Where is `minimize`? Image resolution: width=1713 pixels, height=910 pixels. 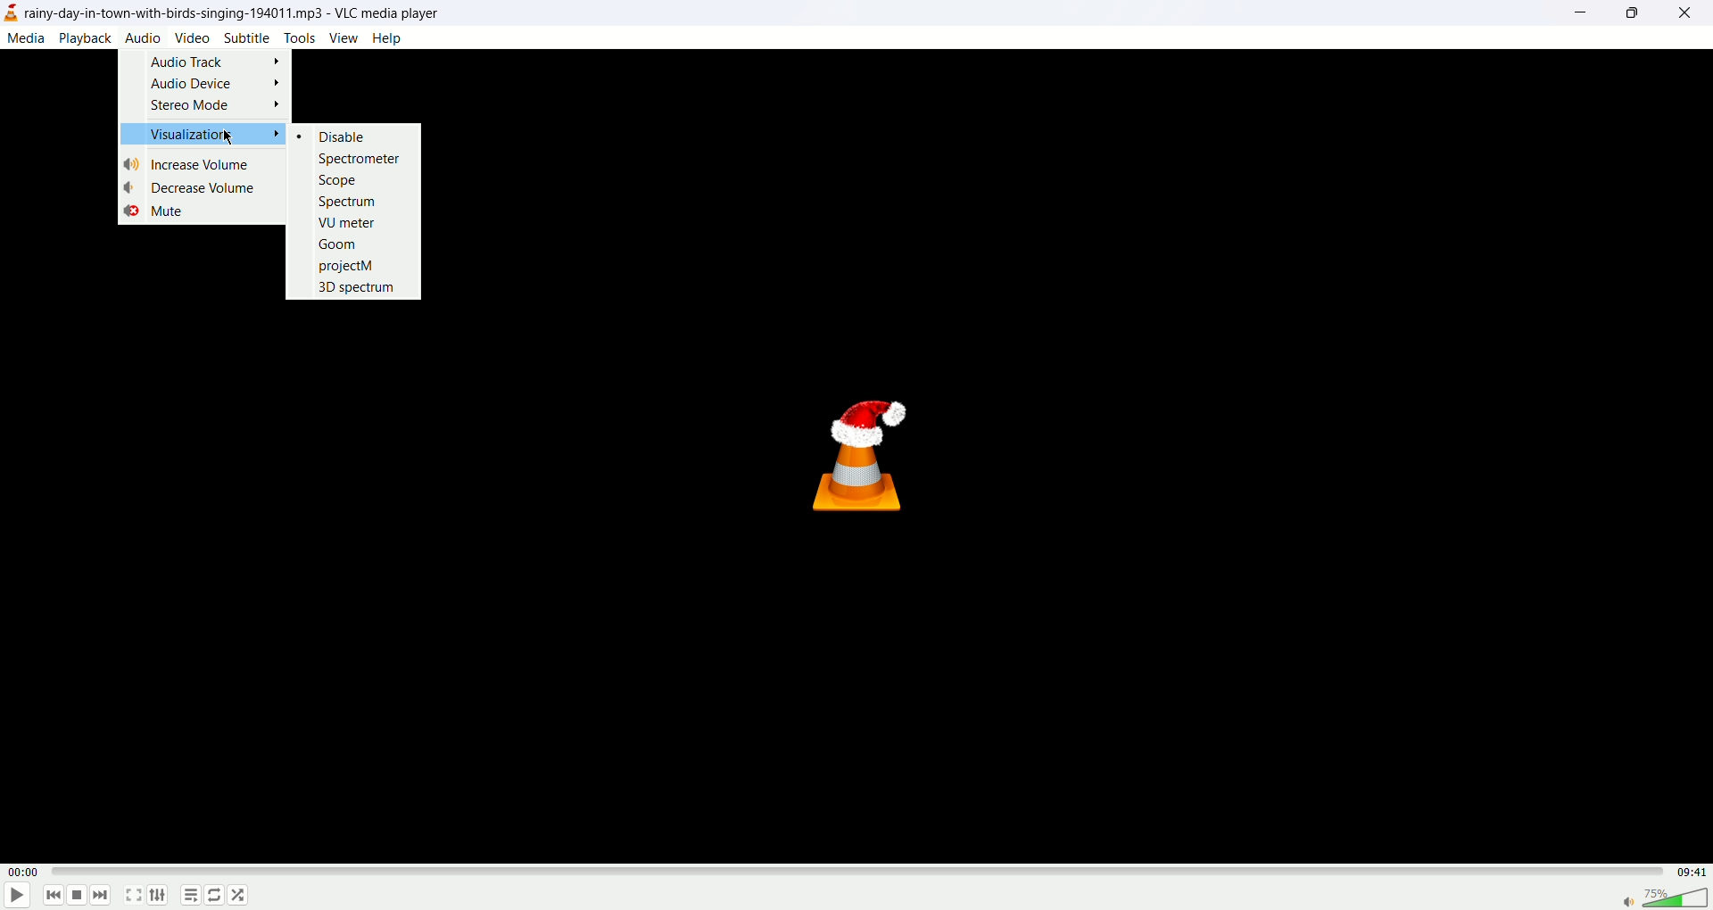 minimize is located at coordinates (1581, 15).